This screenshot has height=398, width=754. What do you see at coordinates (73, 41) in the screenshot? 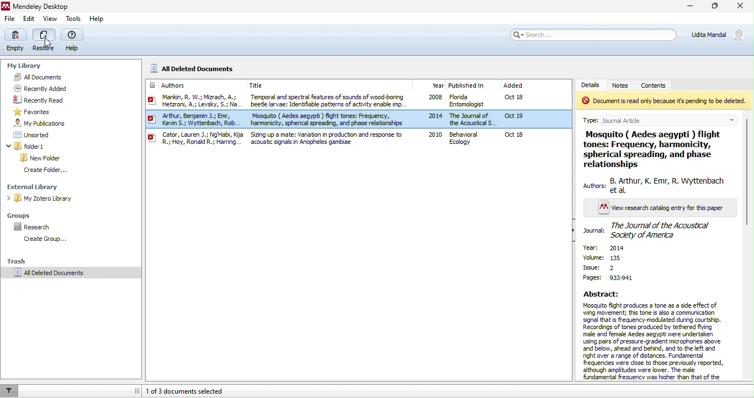
I see `help` at bounding box center [73, 41].